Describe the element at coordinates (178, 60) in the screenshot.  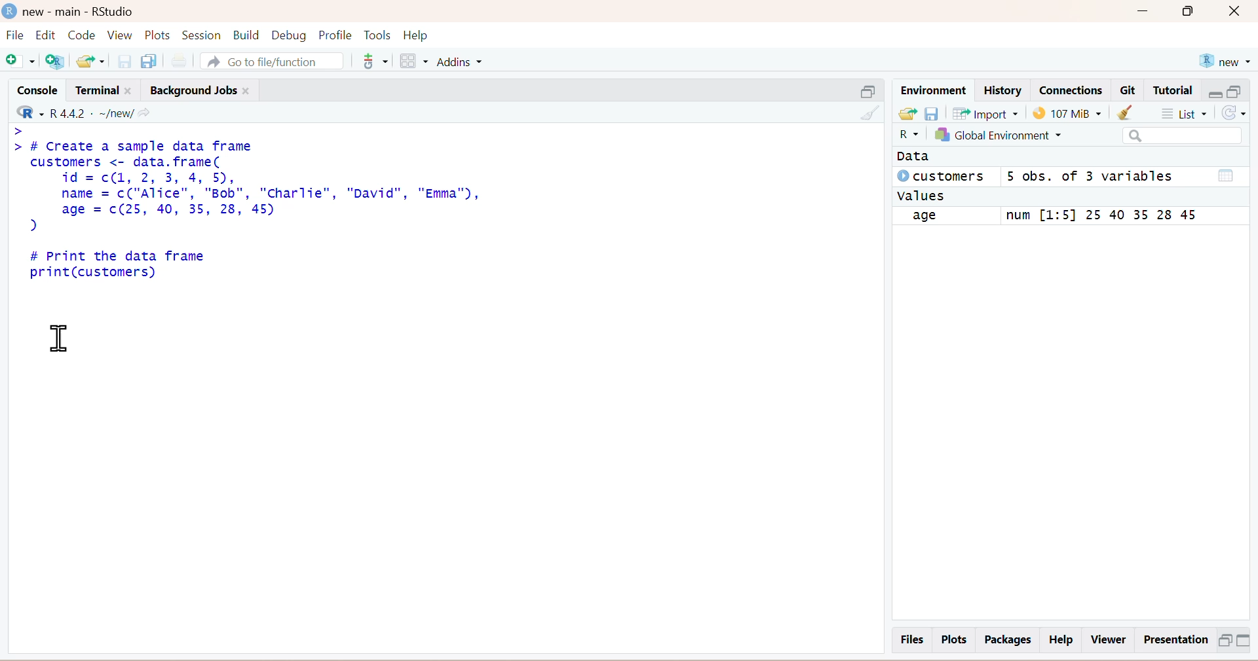
I see `Print the current files` at that location.